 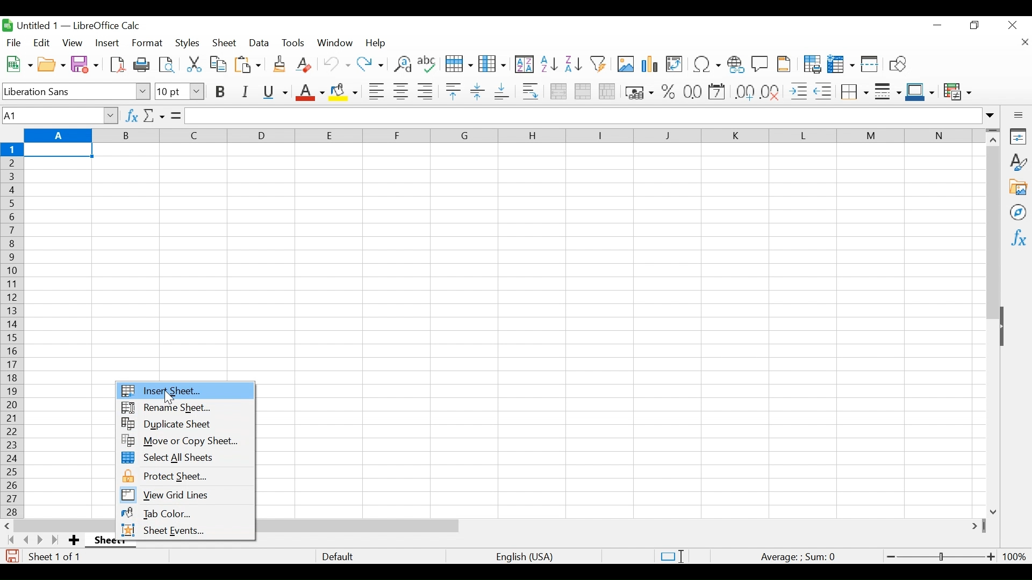 What do you see at coordinates (218, 63) in the screenshot?
I see `Copy` at bounding box center [218, 63].